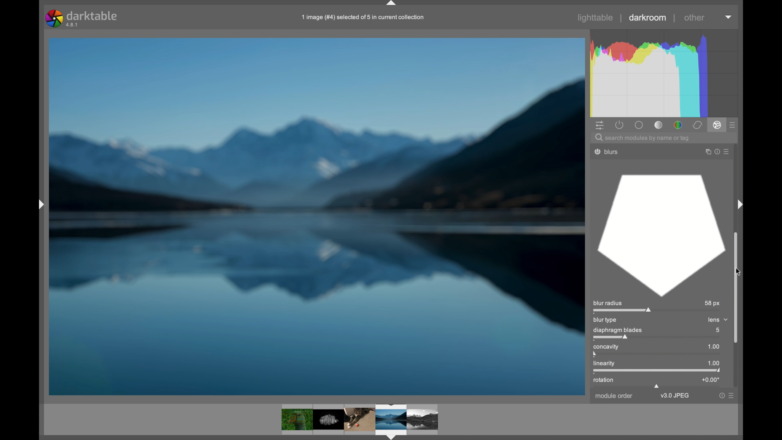 Image resolution: width=782 pixels, height=440 pixels. Describe the element at coordinates (37, 207) in the screenshot. I see `` at that location.